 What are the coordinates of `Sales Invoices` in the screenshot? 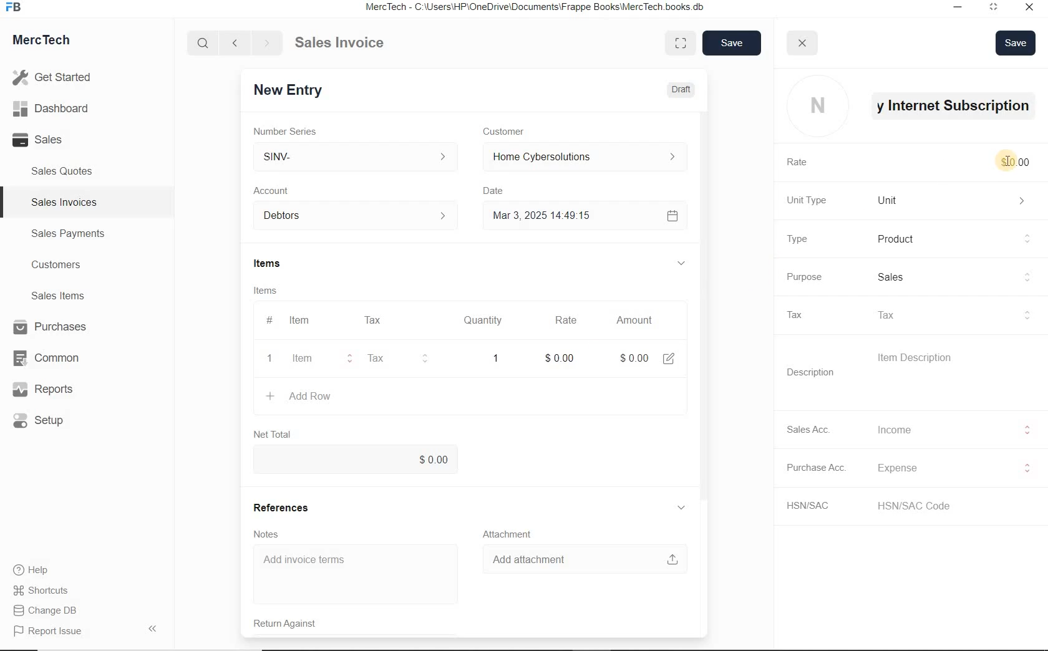 It's located at (65, 202).